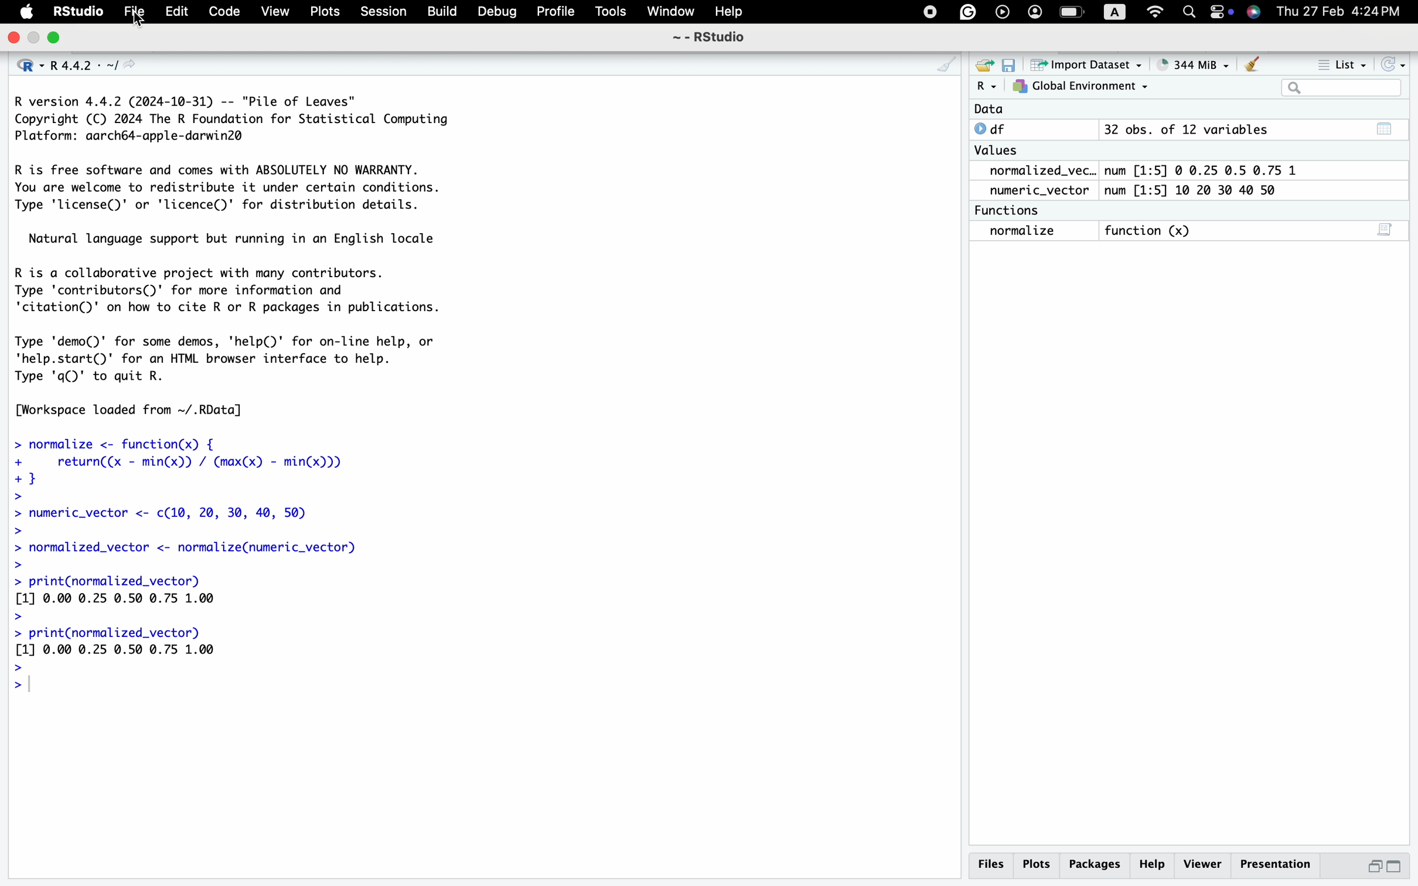 This screenshot has height=886, width=1418. Describe the element at coordinates (91, 65) in the screenshot. I see `R 4.4.2 . ~/` at that location.